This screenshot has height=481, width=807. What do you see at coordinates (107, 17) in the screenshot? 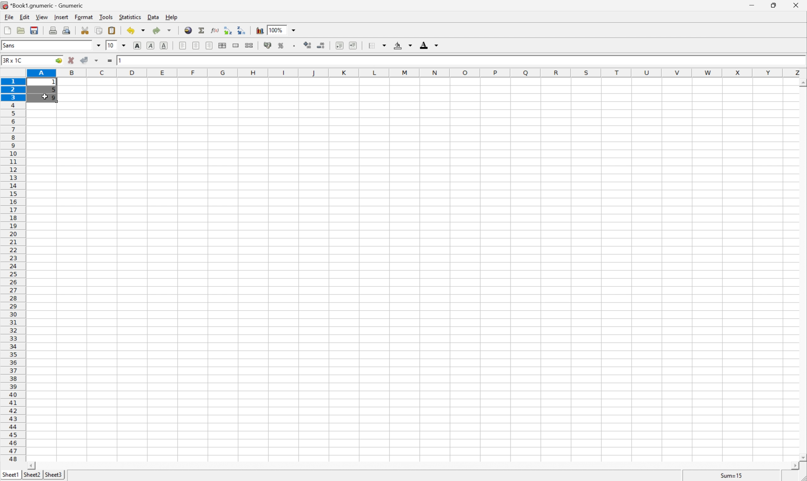
I see `tools` at bounding box center [107, 17].